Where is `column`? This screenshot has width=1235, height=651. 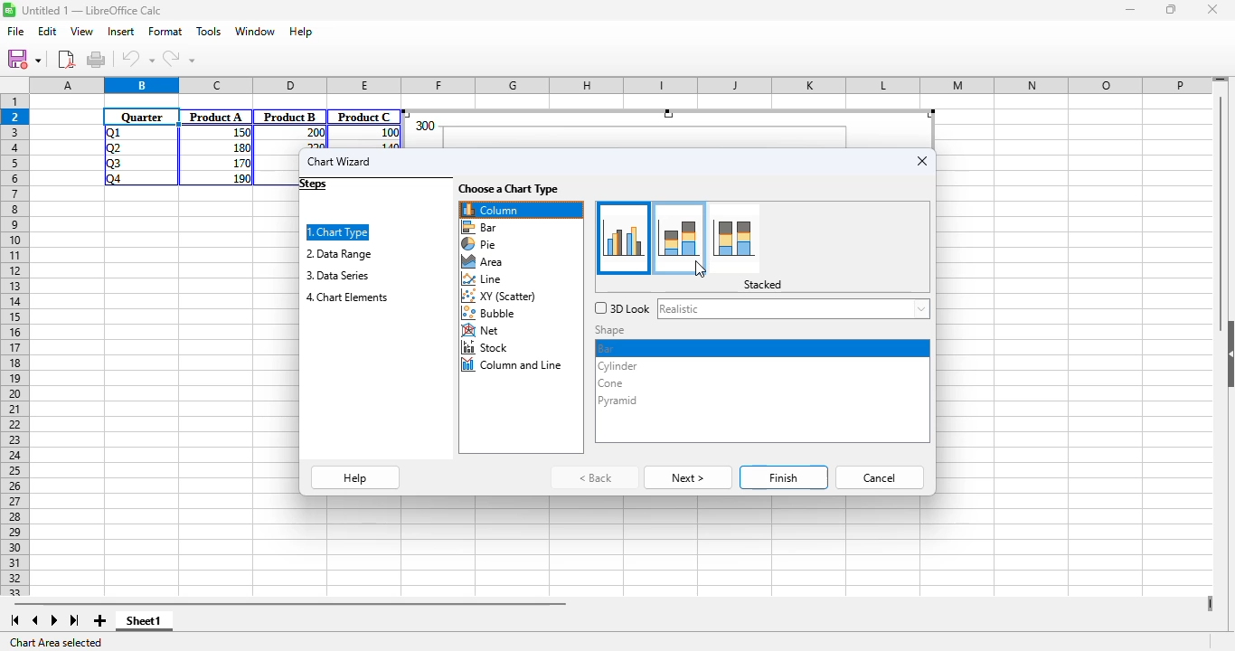 column is located at coordinates (521, 210).